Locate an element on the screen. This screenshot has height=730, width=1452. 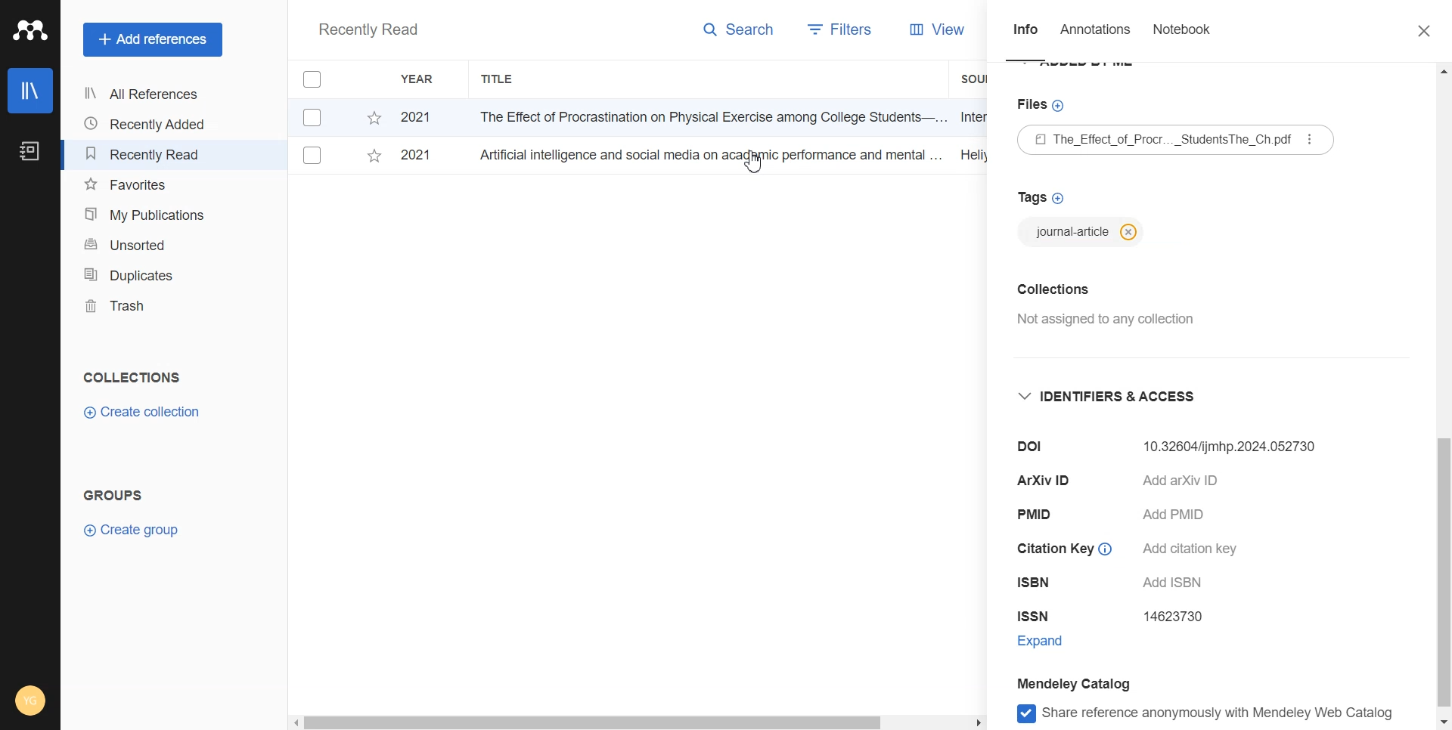
Files is located at coordinates (1044, 107).